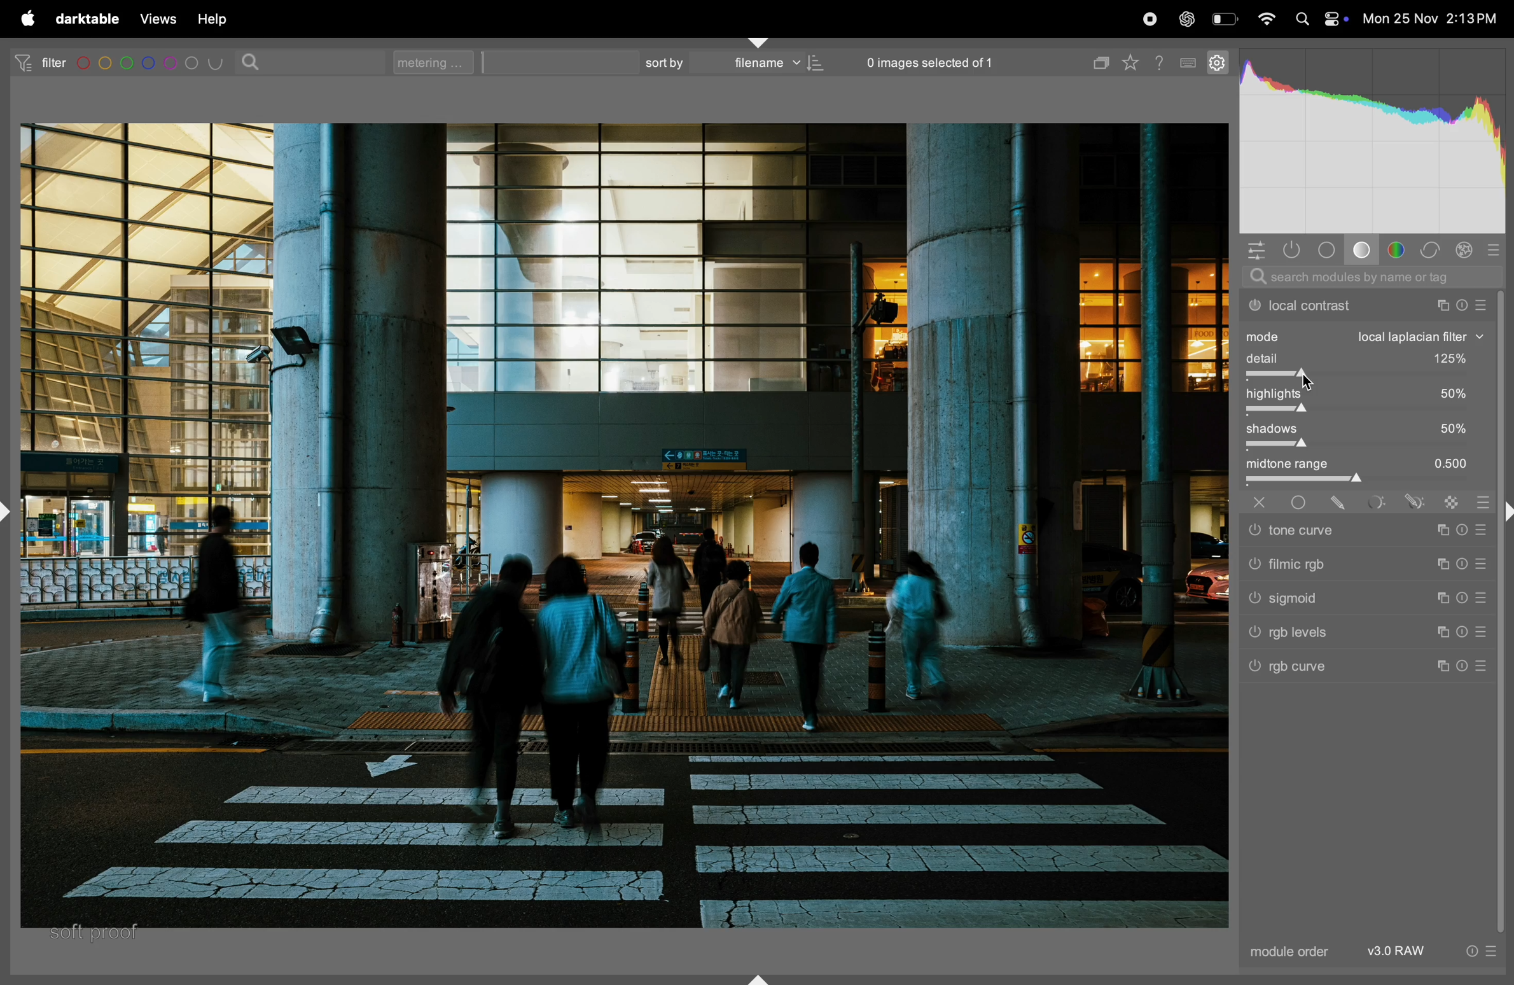  I want to click on reset, so click(1462, 528).